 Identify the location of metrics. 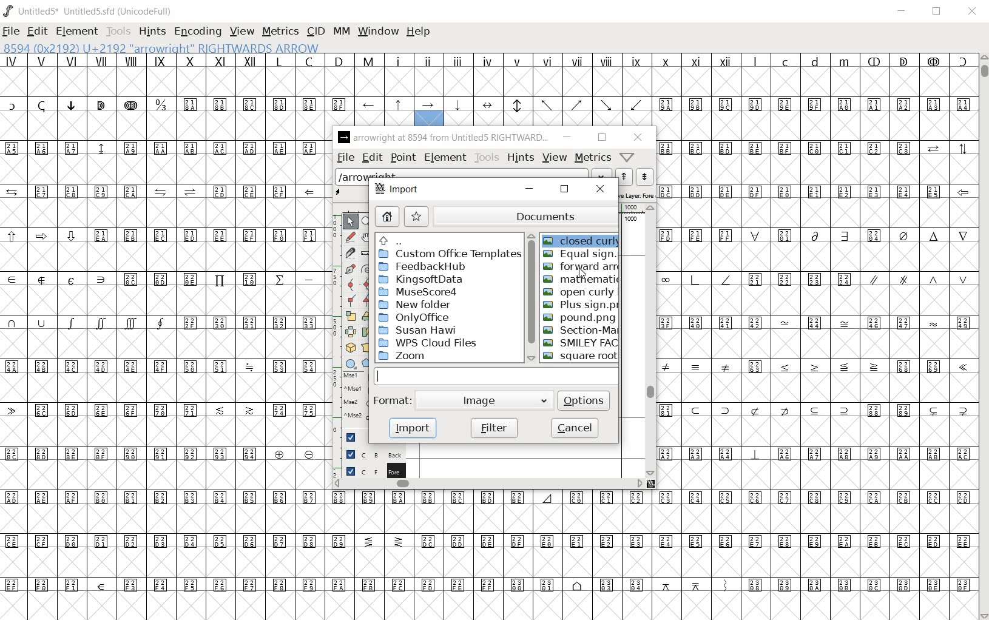
(593, 157).